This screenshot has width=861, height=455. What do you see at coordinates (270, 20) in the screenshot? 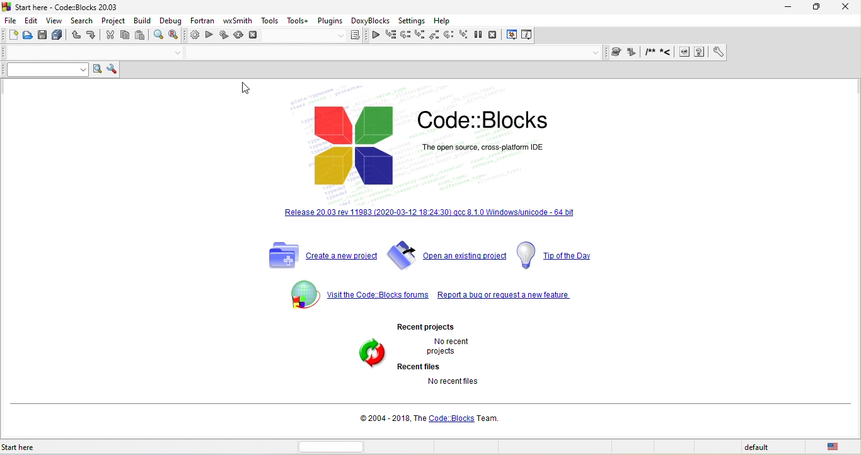
I see `tools` at bounding box center [270, 20].